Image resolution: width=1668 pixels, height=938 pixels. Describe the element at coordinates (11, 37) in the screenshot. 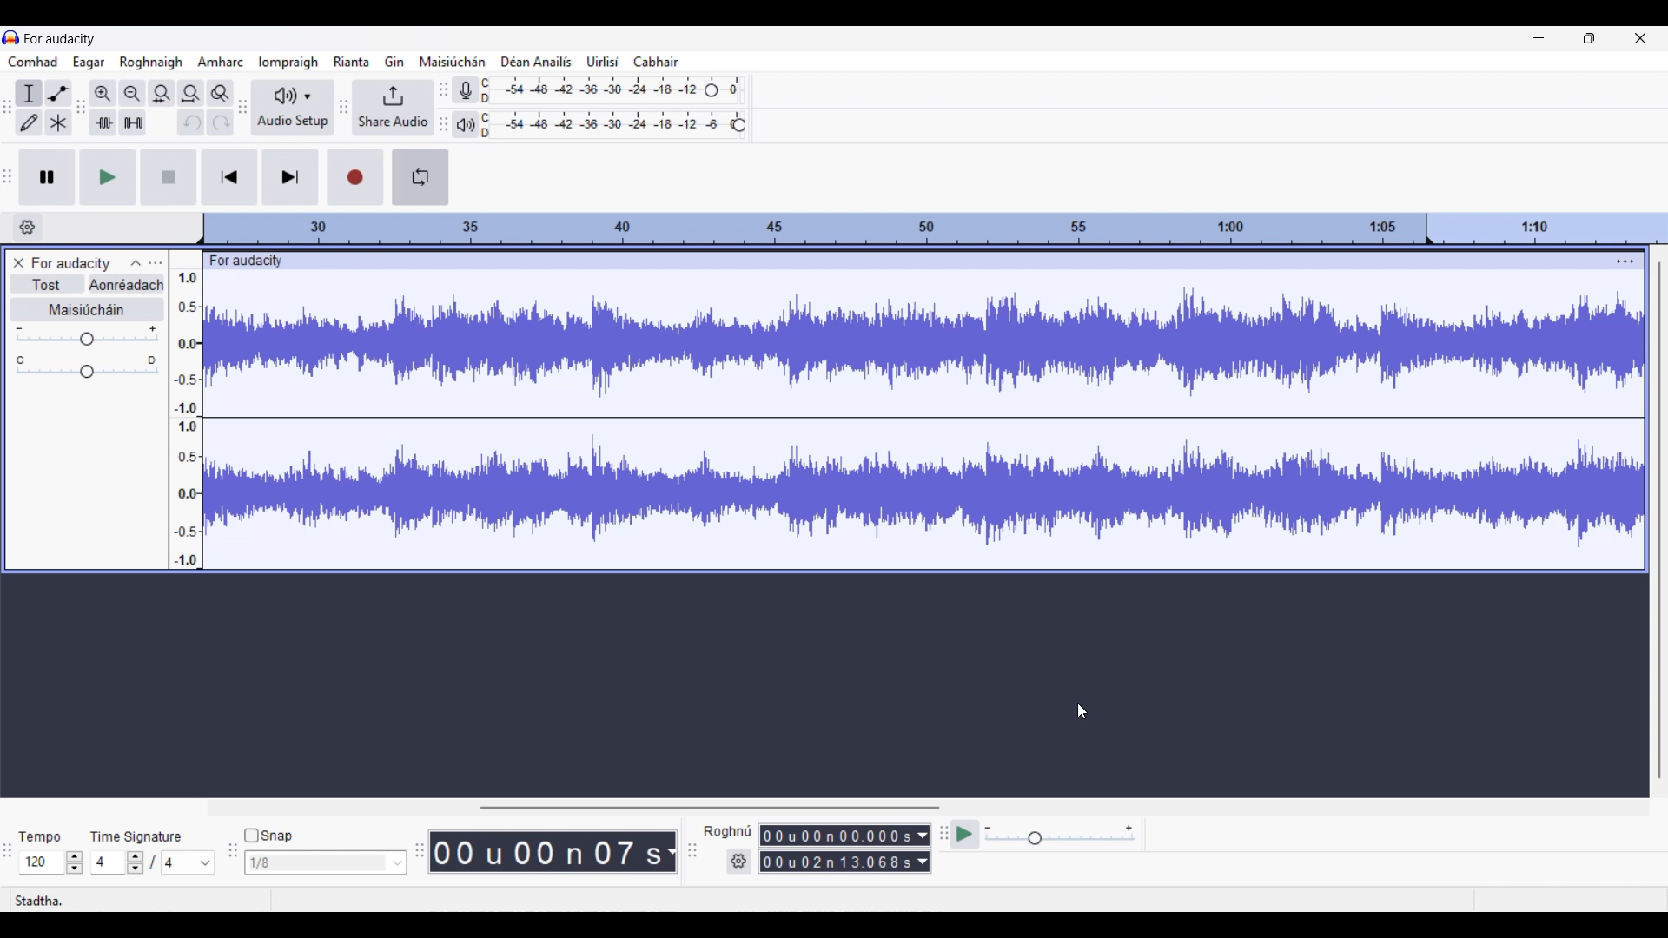

I see `Software logo` at that location.